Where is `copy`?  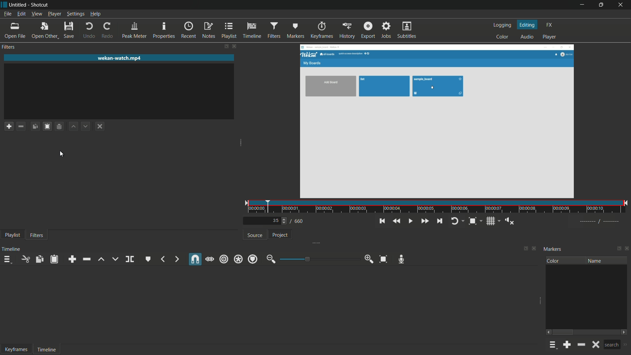 copy is located at coordinates (40, 259).